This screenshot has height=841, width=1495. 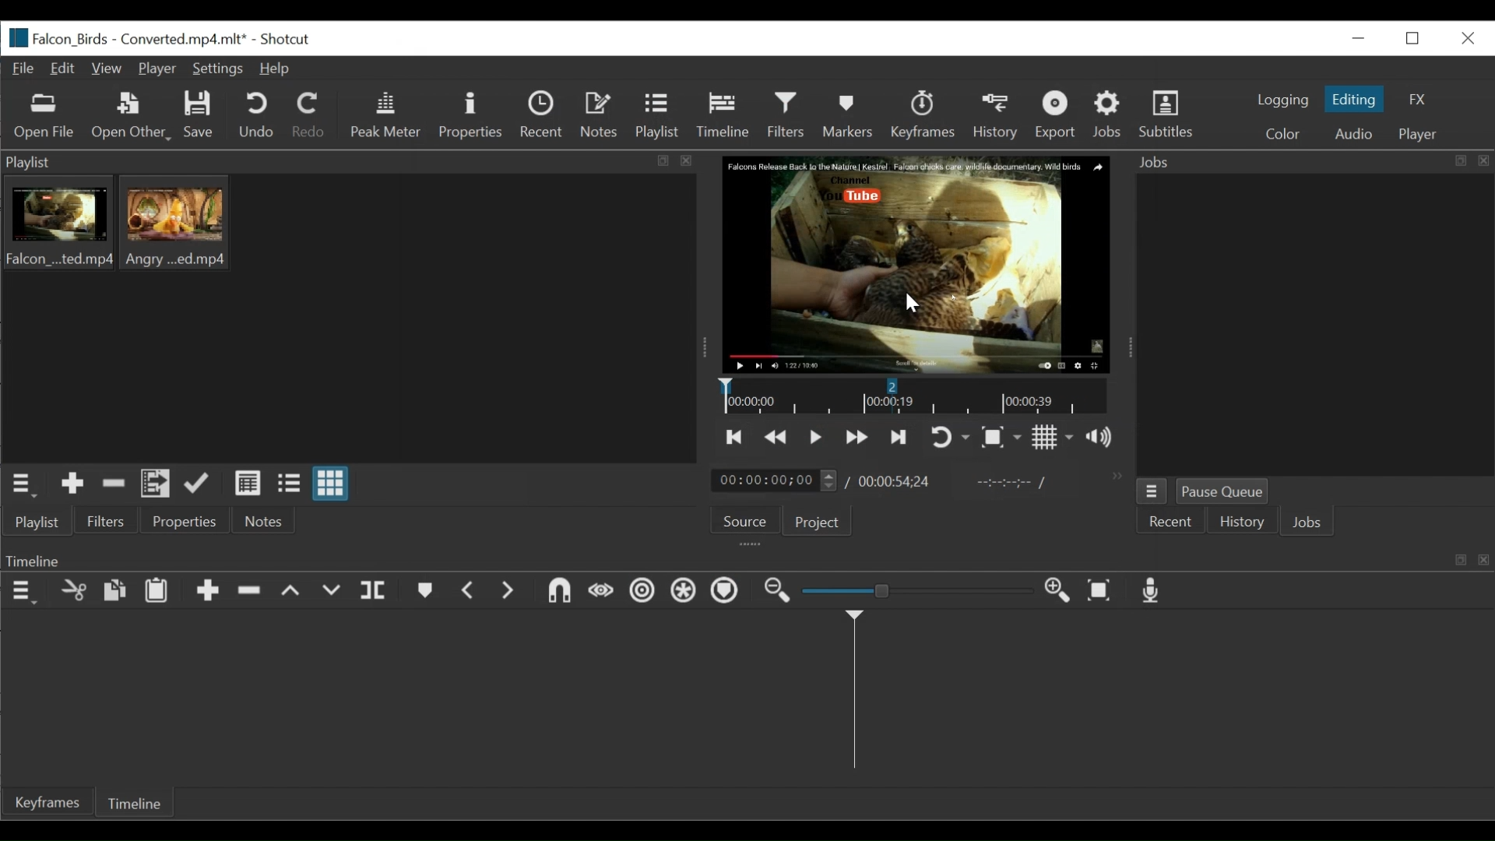 I want to click on Close, so click(x=1465, y=37).